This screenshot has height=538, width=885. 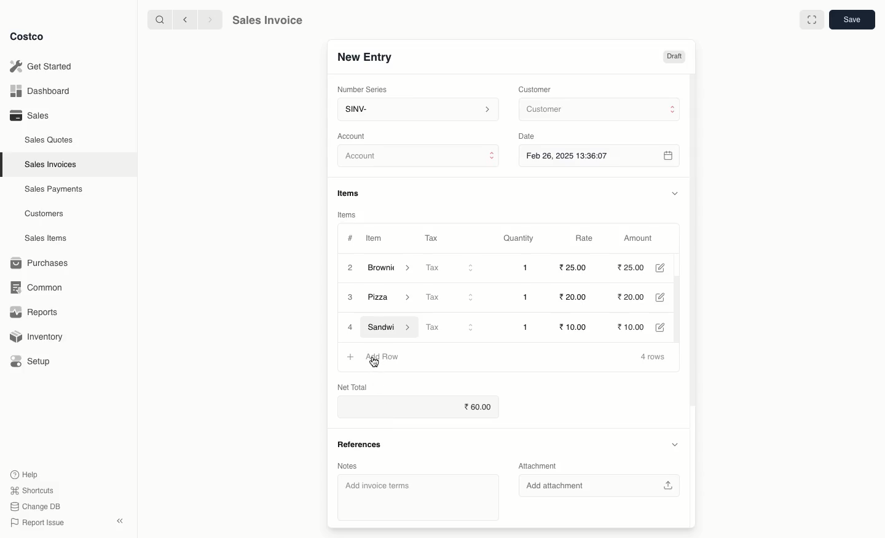 What do you see at coordinates (351, 298) in the screenshot?
I see `3` at bounding box center [351, 298].